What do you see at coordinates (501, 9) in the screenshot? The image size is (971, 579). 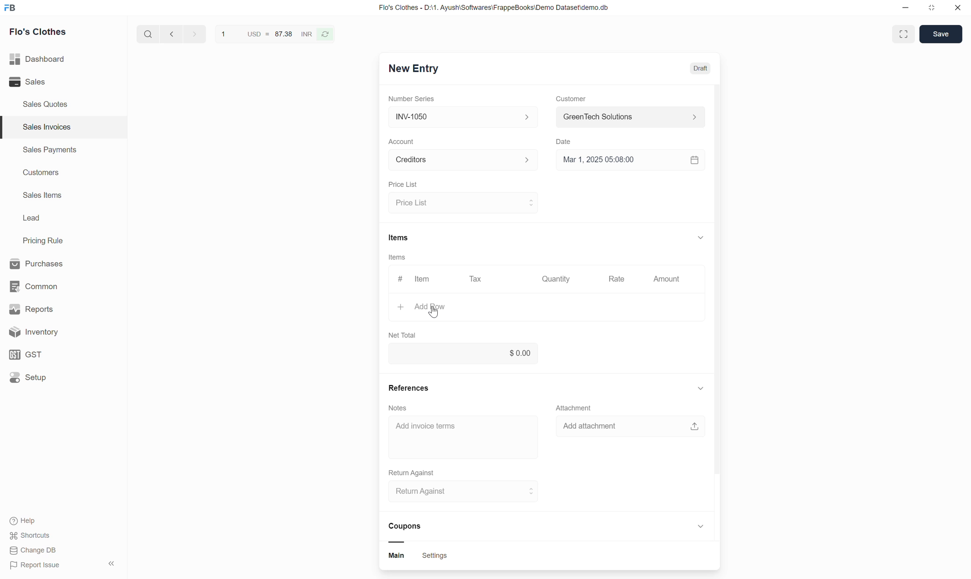 I see `Flo's Clothes - D:\1. Ayush\Softwares\FrappeBooks\Demo Dataset\demo.db` at bounding box center [501, 9].